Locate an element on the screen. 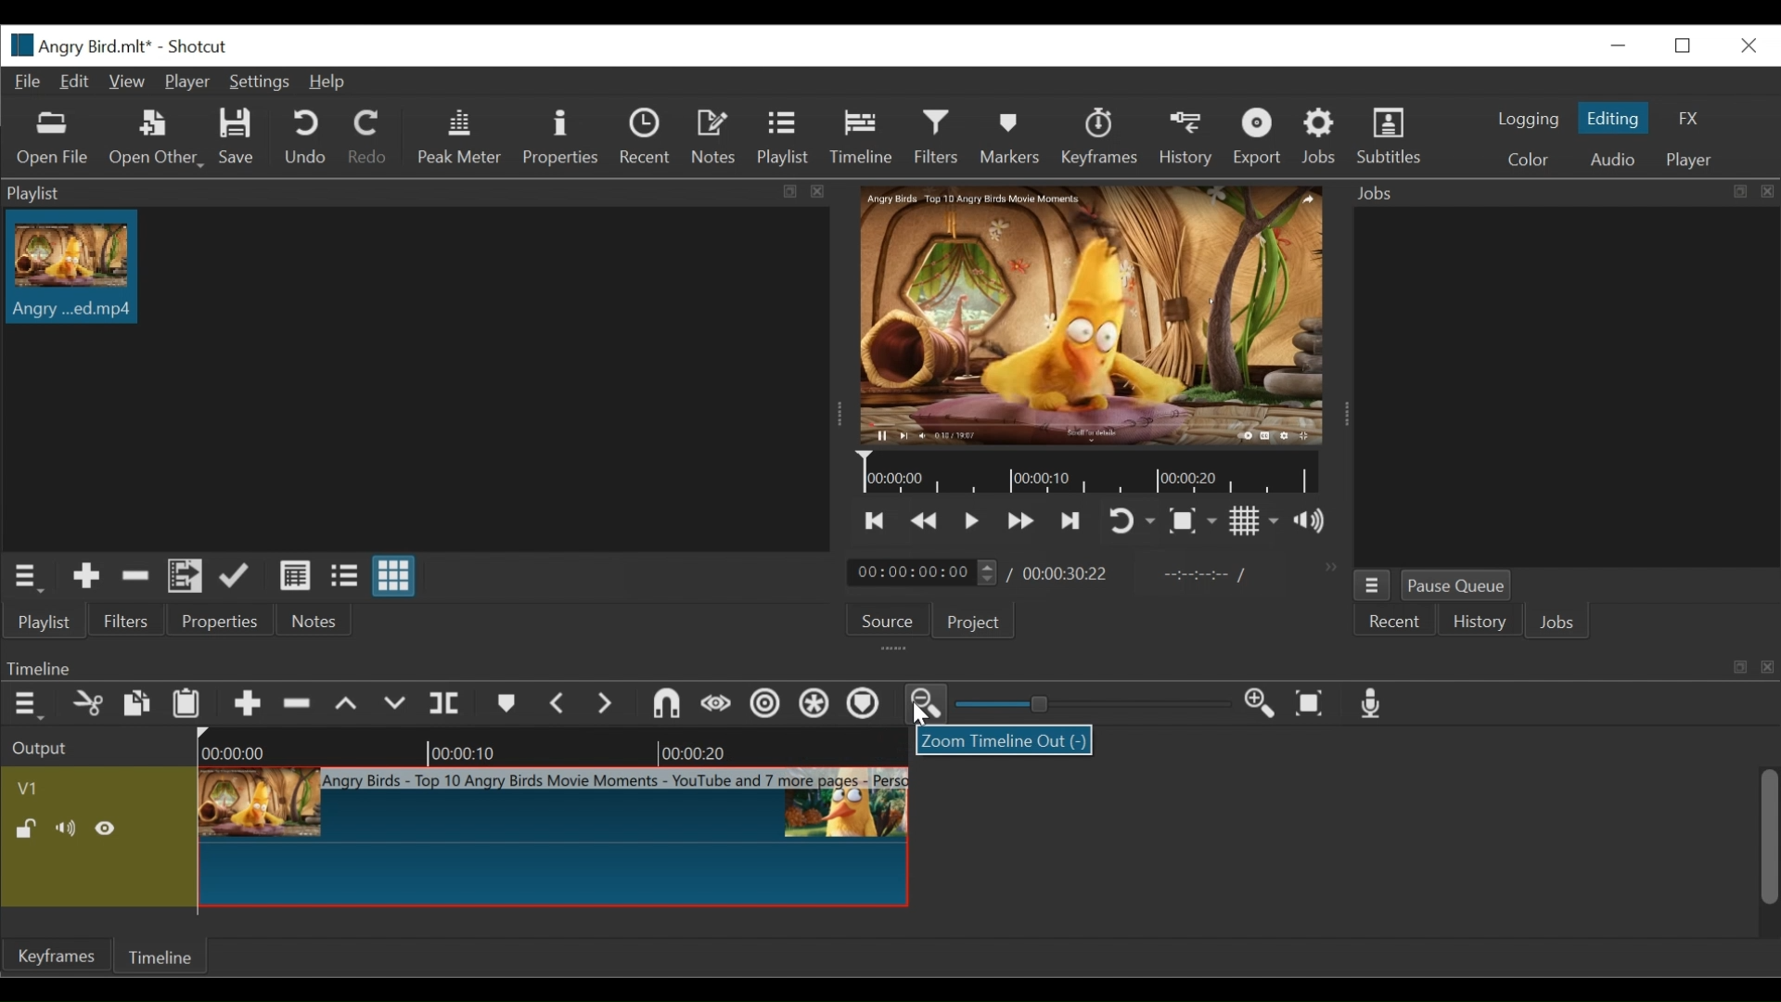  Timeline is located at coordinates (1092, 472).